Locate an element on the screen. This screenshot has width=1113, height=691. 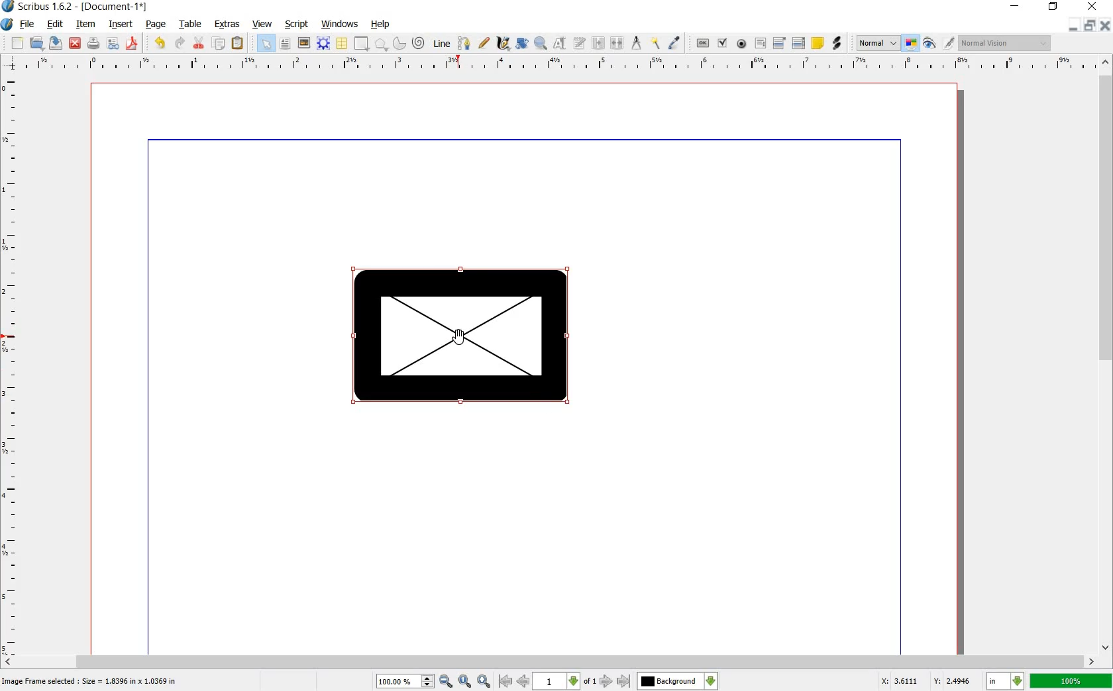
close is located at coordinates (76, 42).